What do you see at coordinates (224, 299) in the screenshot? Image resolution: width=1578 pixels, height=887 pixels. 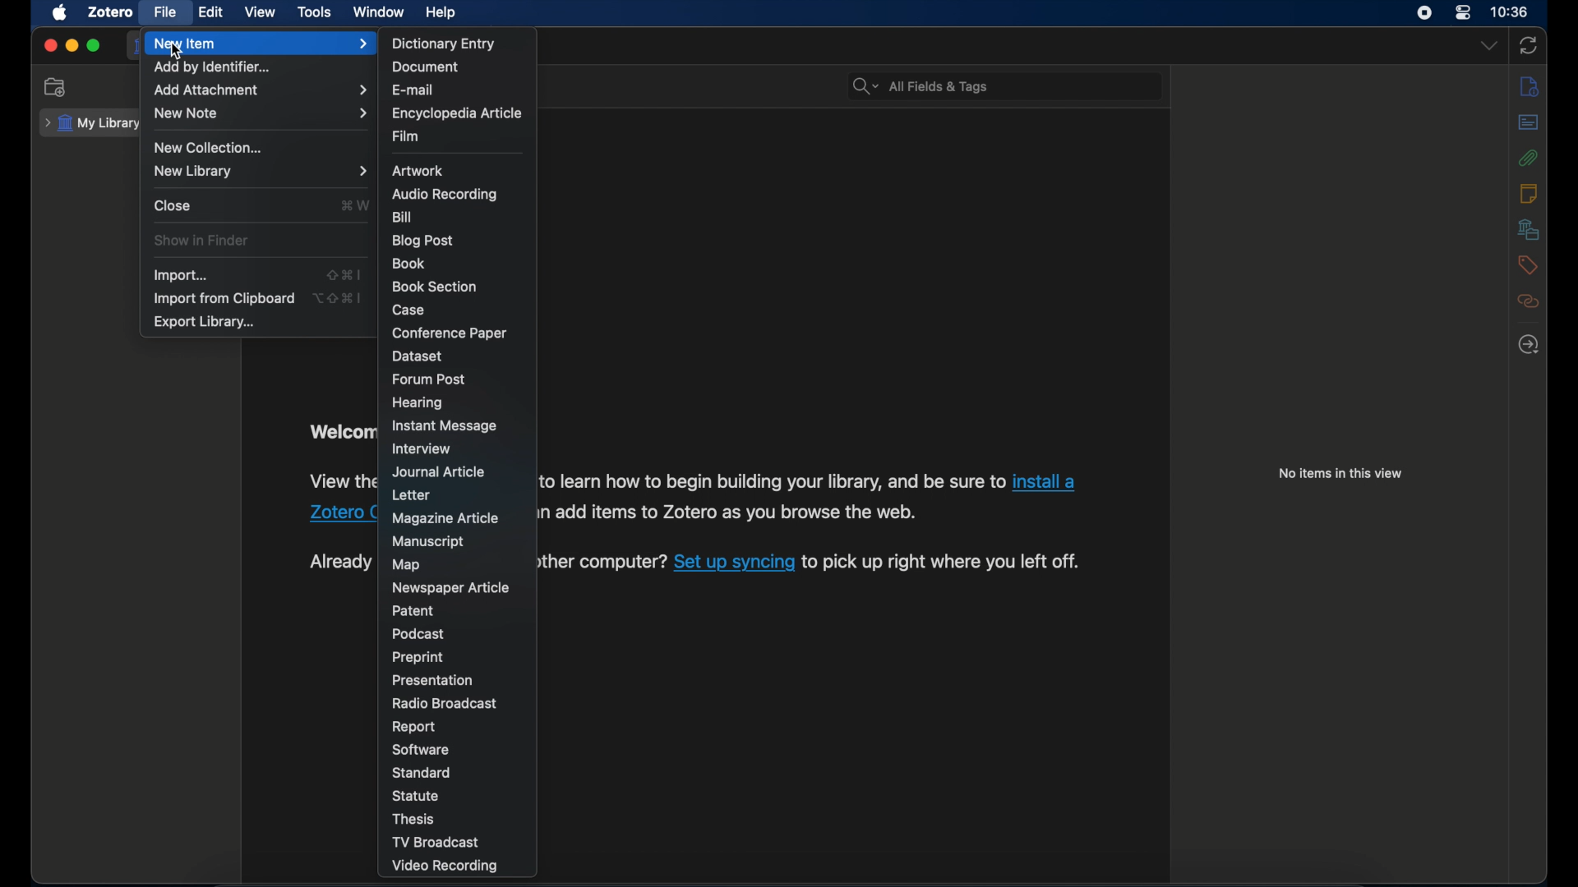 I see `import from clipboard` at bounding box center [224, 299].